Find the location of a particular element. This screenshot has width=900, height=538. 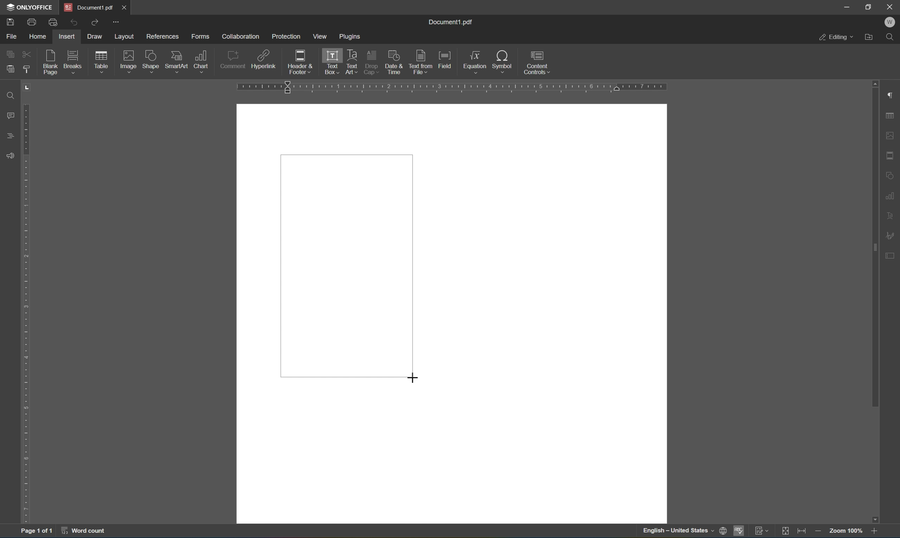

image is located at coordinates (129, 61).